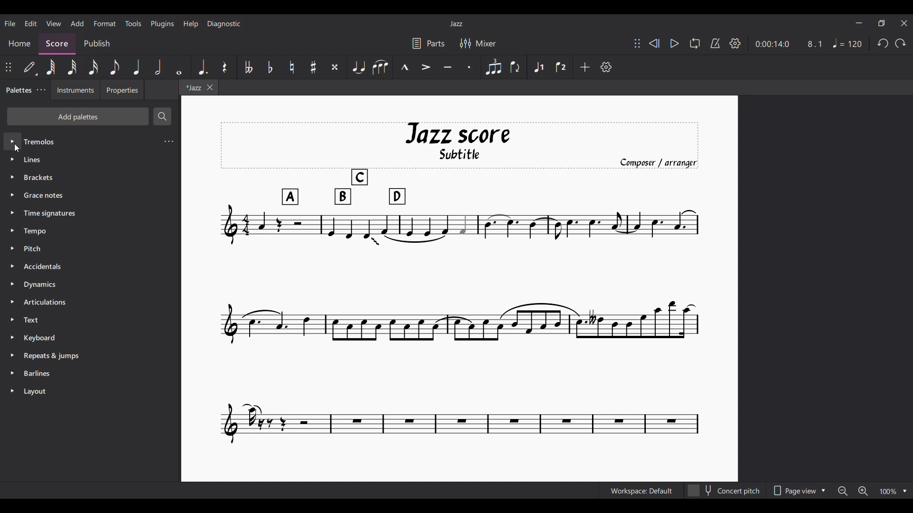 This screenshot has width=913, height=513. I want to click on Voice 2, so click(561, 66).